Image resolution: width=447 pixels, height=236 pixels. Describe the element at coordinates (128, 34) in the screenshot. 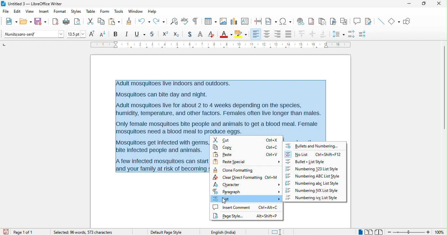

I see `italic` at that location.